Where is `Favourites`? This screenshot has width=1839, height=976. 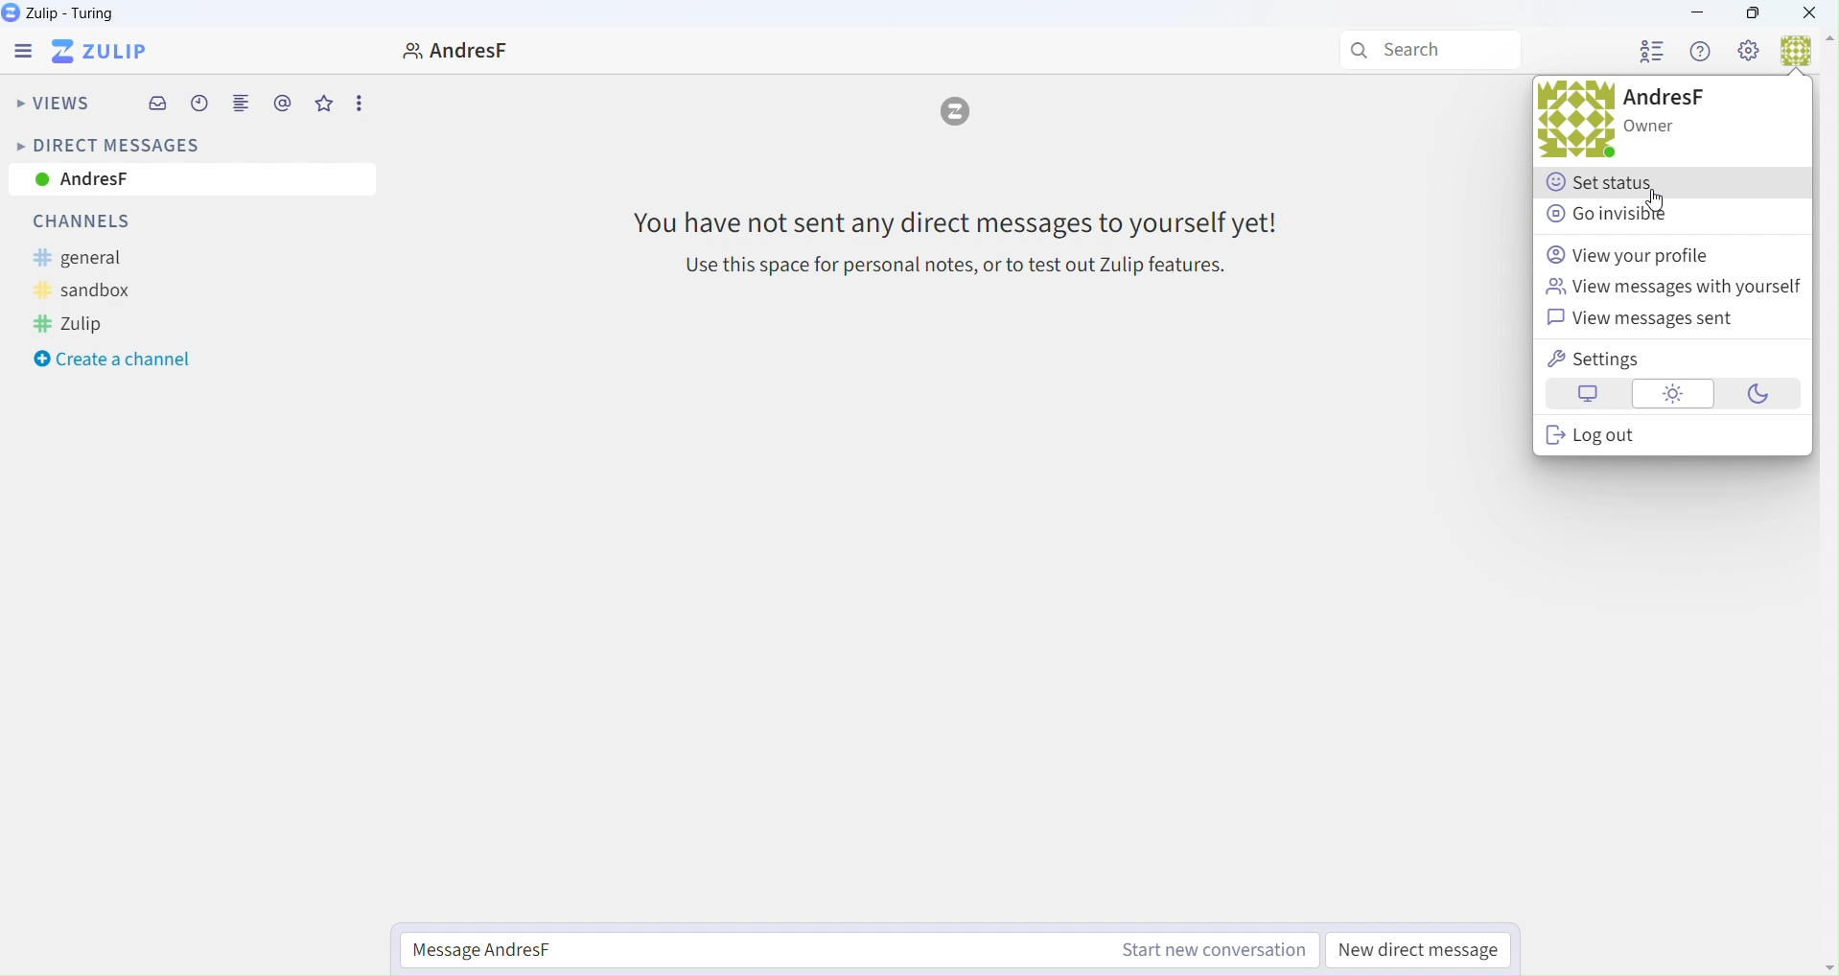 Favourites is located at coordinates (324, 105).